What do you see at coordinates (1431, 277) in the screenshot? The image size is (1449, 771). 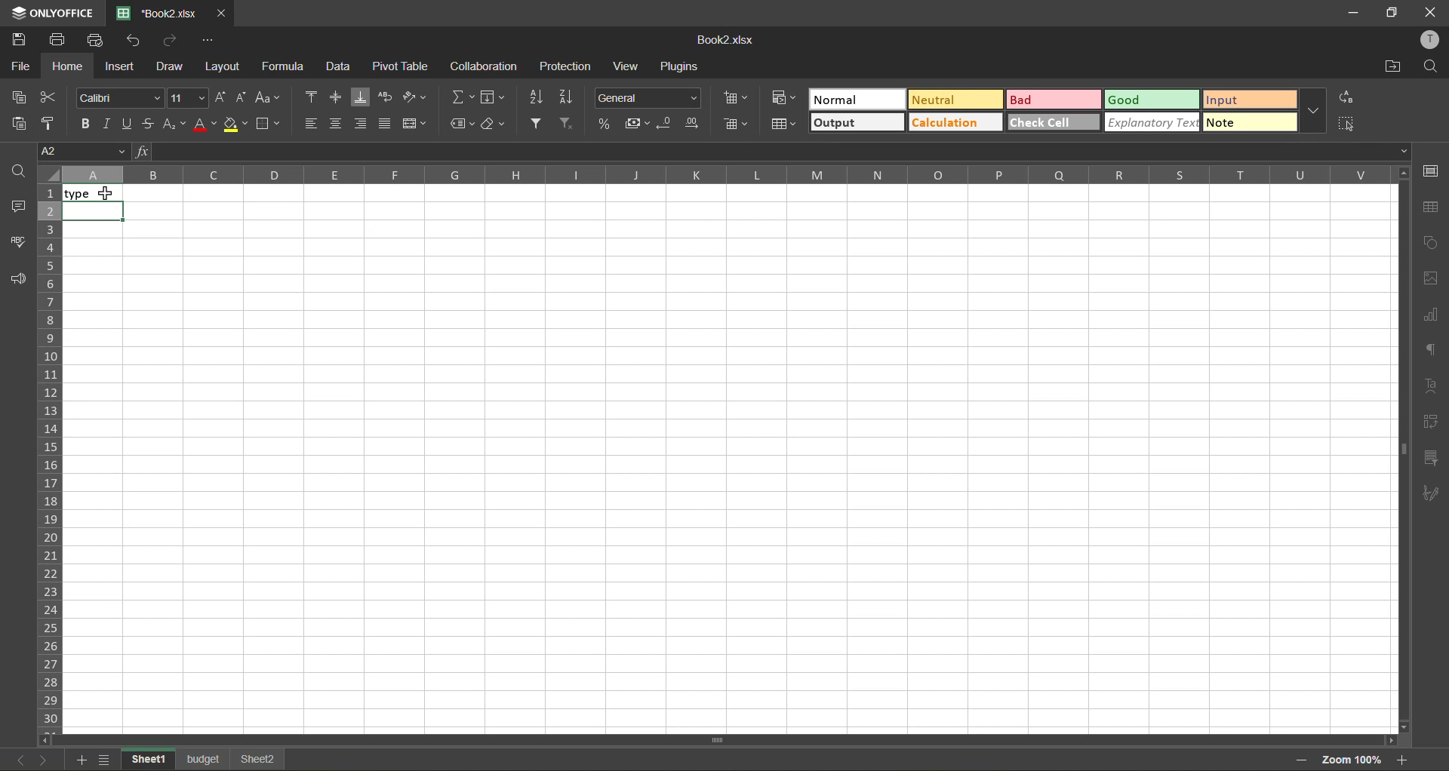 I see `images` at bounding box center [1431, 277].